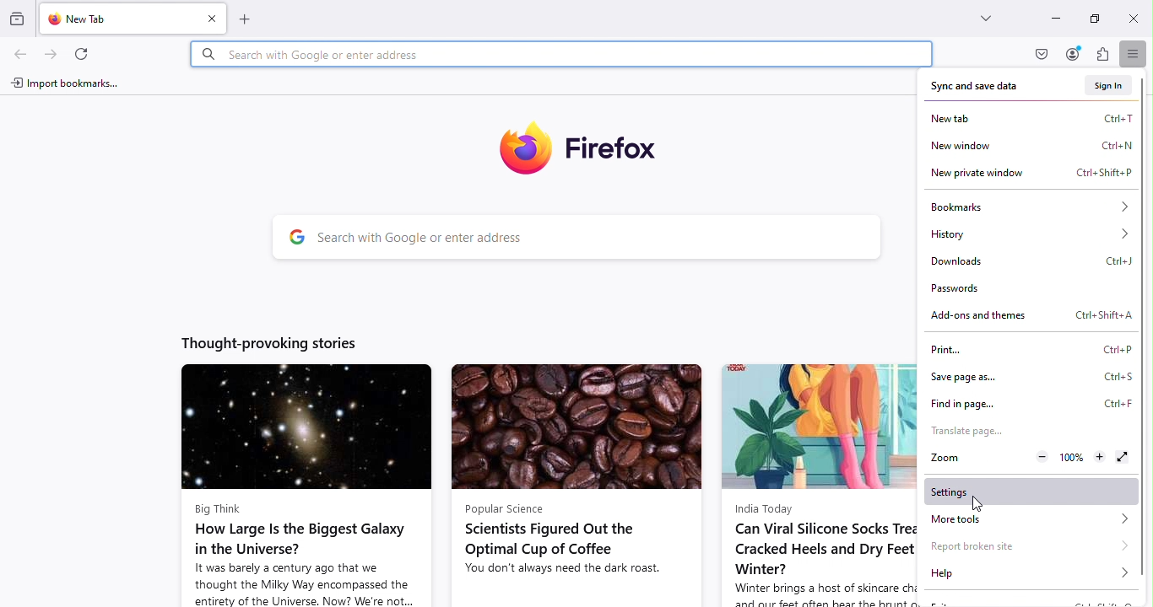 Image resolution: width=1153 pixels, height=607 pixels. I want to click on Open a new tab, so click(253, 19).